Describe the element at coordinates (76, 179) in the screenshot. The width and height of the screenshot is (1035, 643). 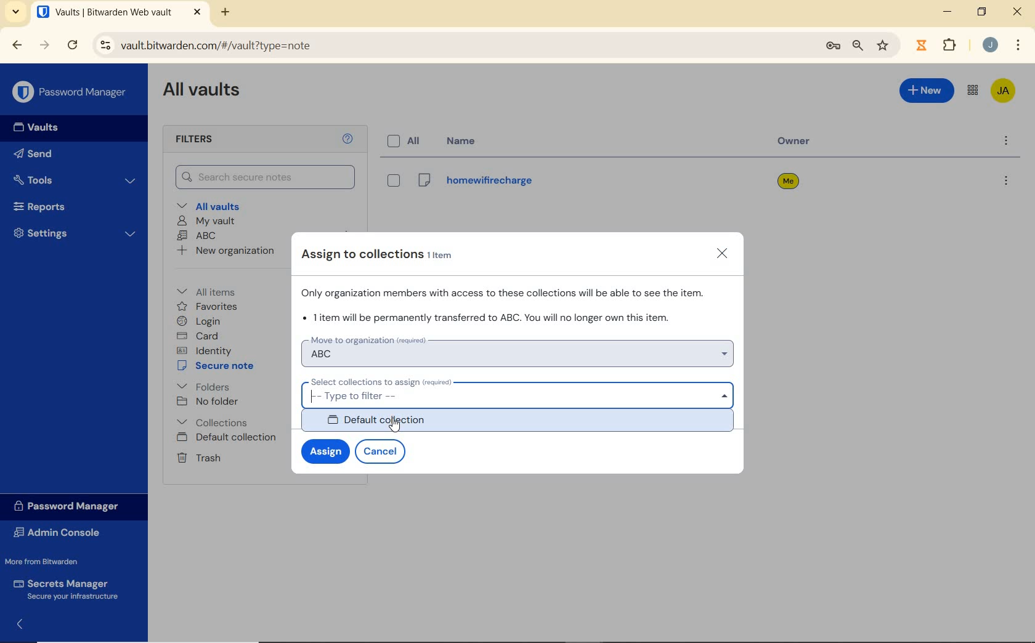
I see `Tools` at that location.